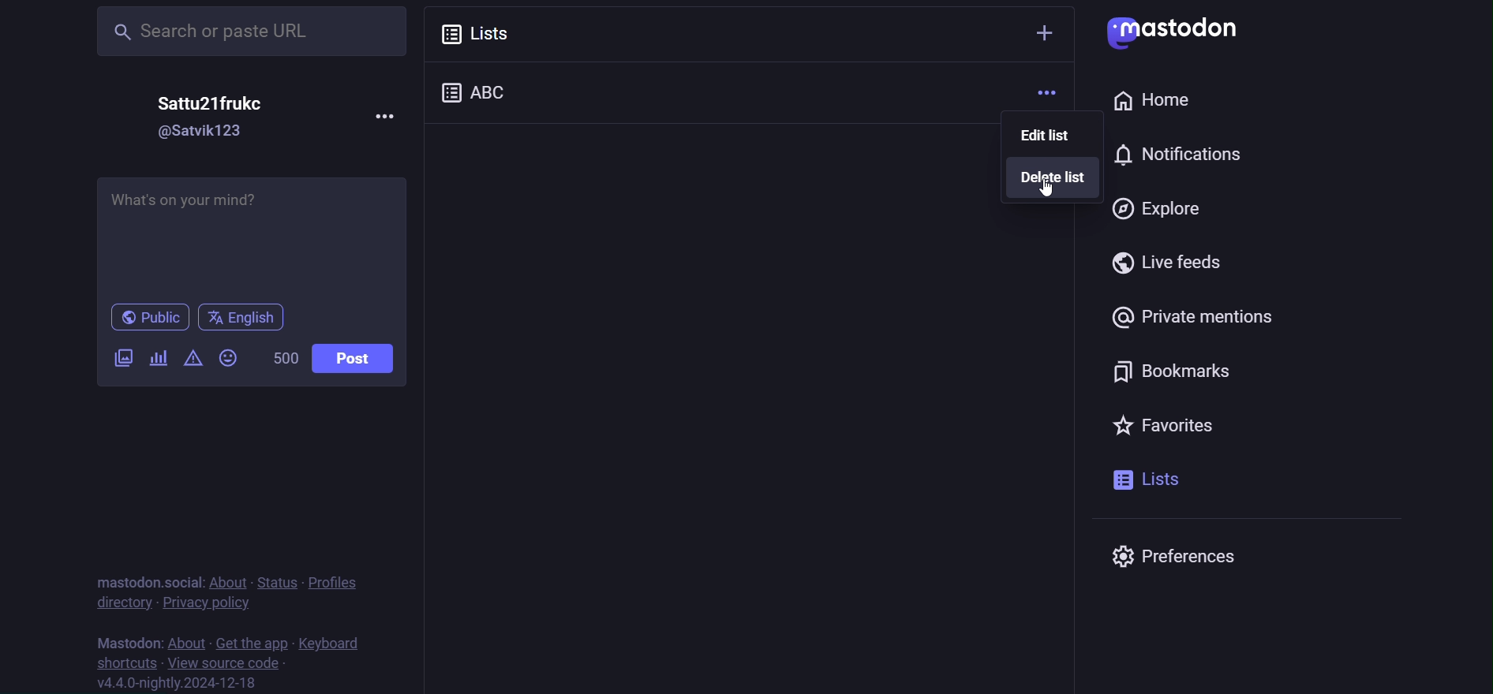 The height and width of the screenshot is (694, 1493). What do you see at coordinates (254, 234) in the screenshot?
I see `post here` at bounding box center [254, 234].